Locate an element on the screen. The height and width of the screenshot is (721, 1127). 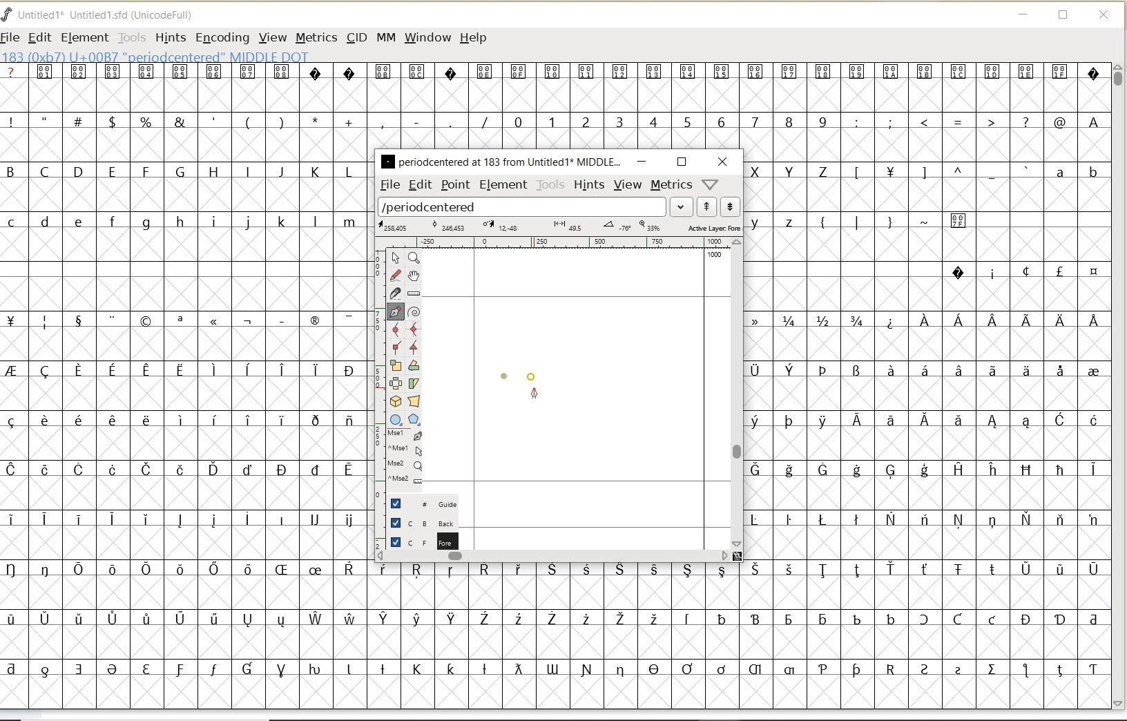
METRICS is located at coordinates (316, 39).